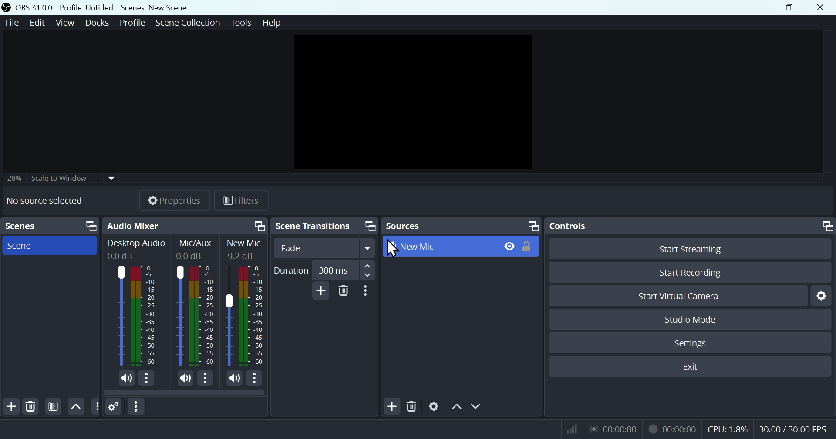  Describe the element at coordinates (323, 269) in the screenshot. I see `Duration 300 millisecond ` at that location.